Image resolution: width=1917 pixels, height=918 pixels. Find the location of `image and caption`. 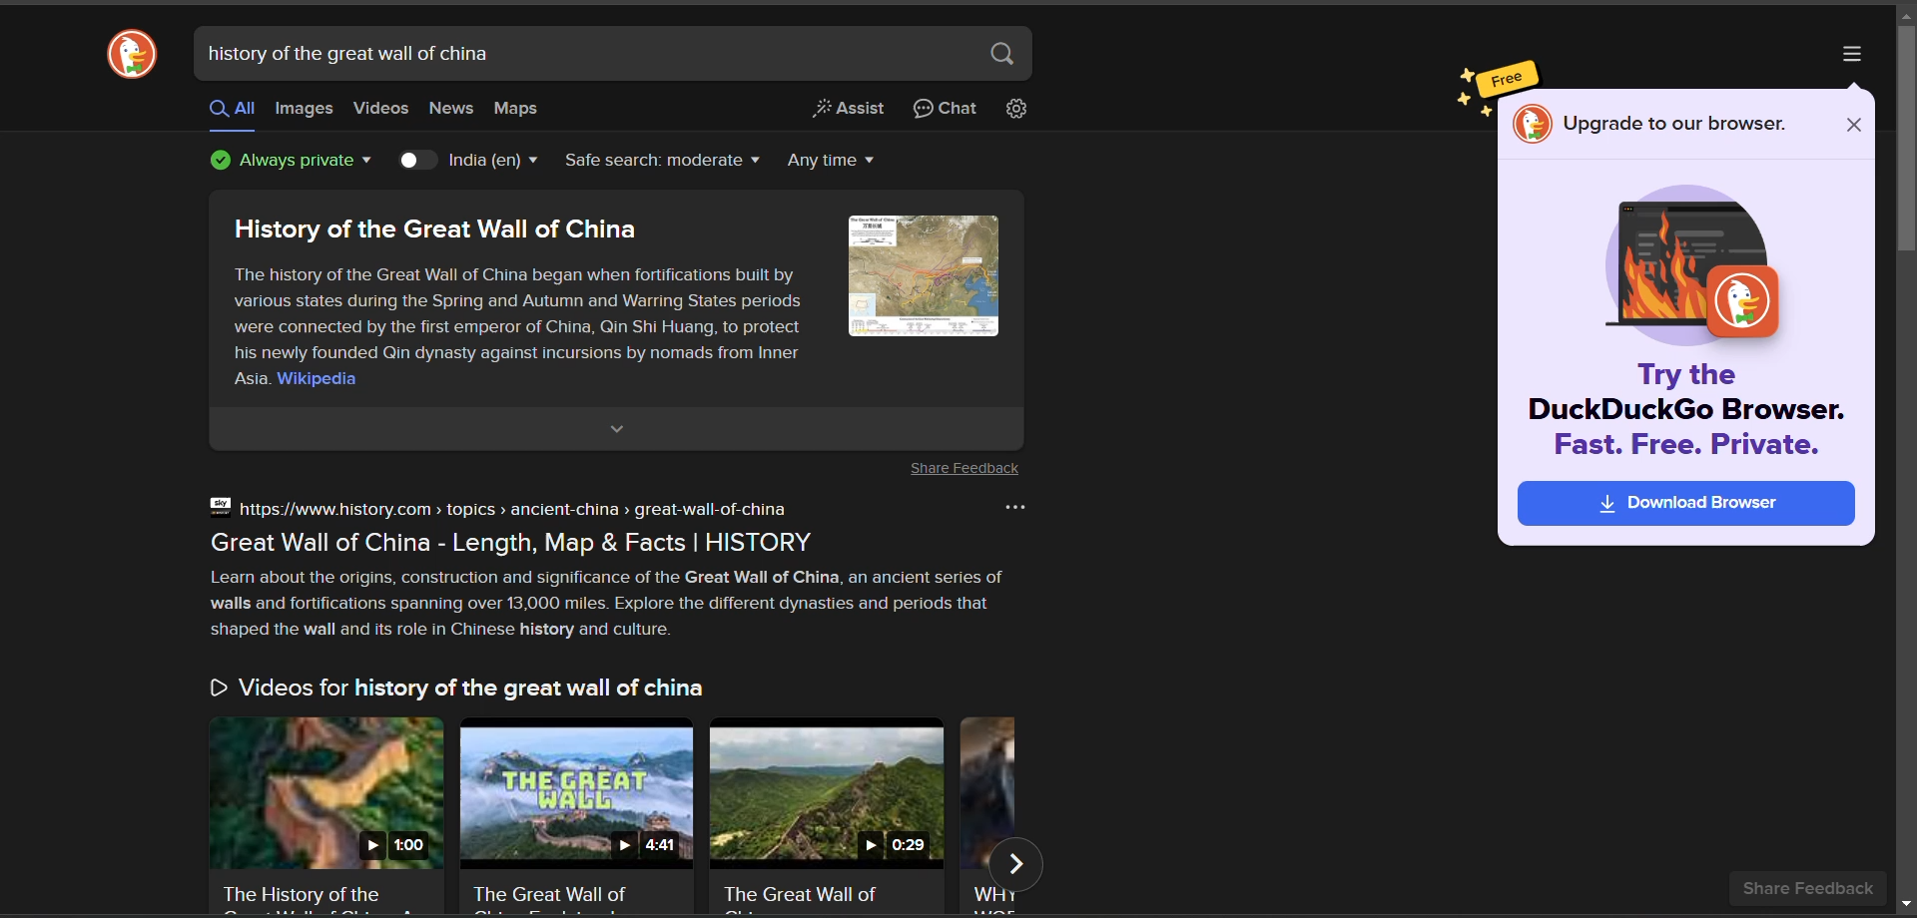

image and caption is located at coordinates (1683, 318).